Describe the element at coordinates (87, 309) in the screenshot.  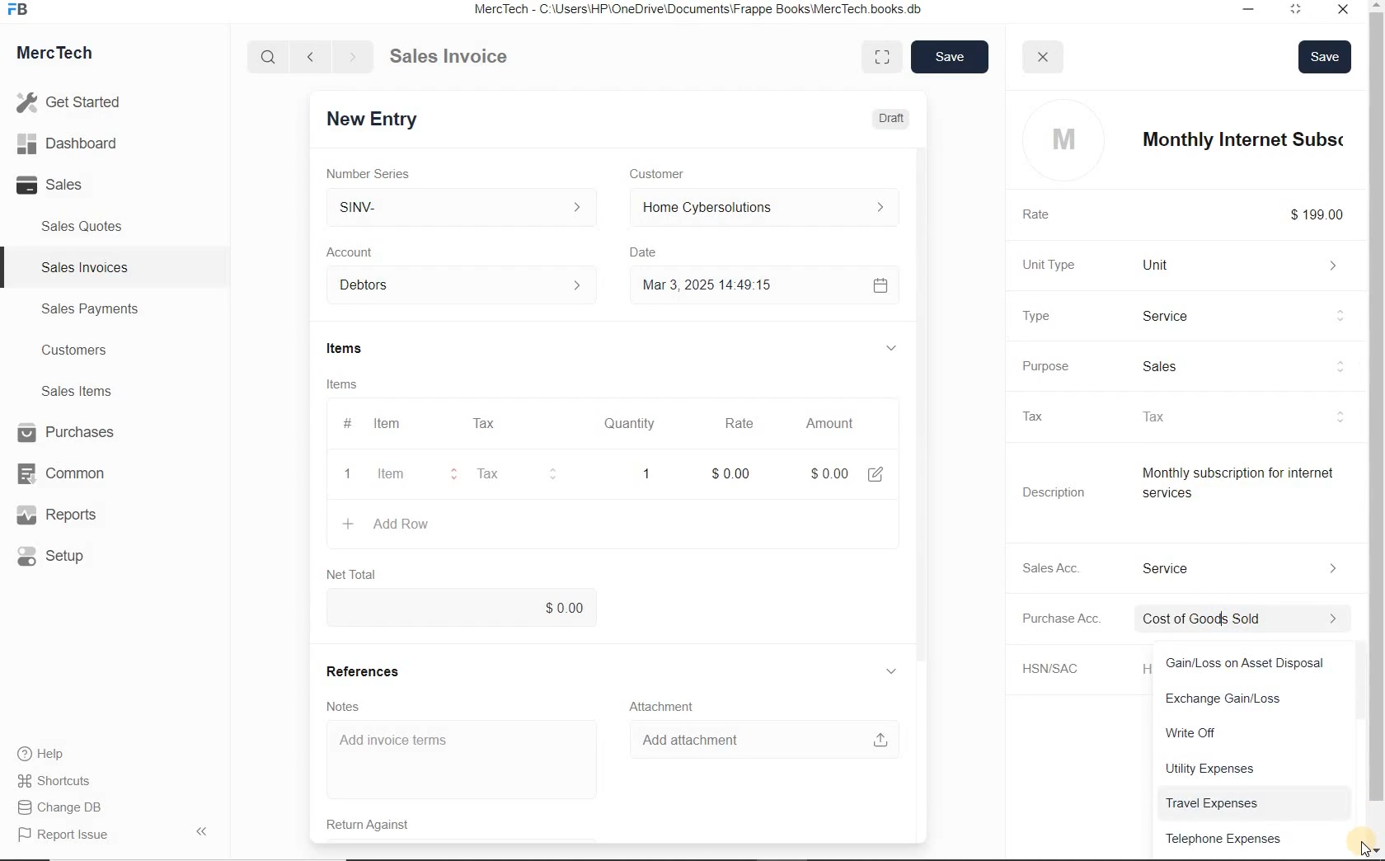
I see `Sales Payments` at that location.